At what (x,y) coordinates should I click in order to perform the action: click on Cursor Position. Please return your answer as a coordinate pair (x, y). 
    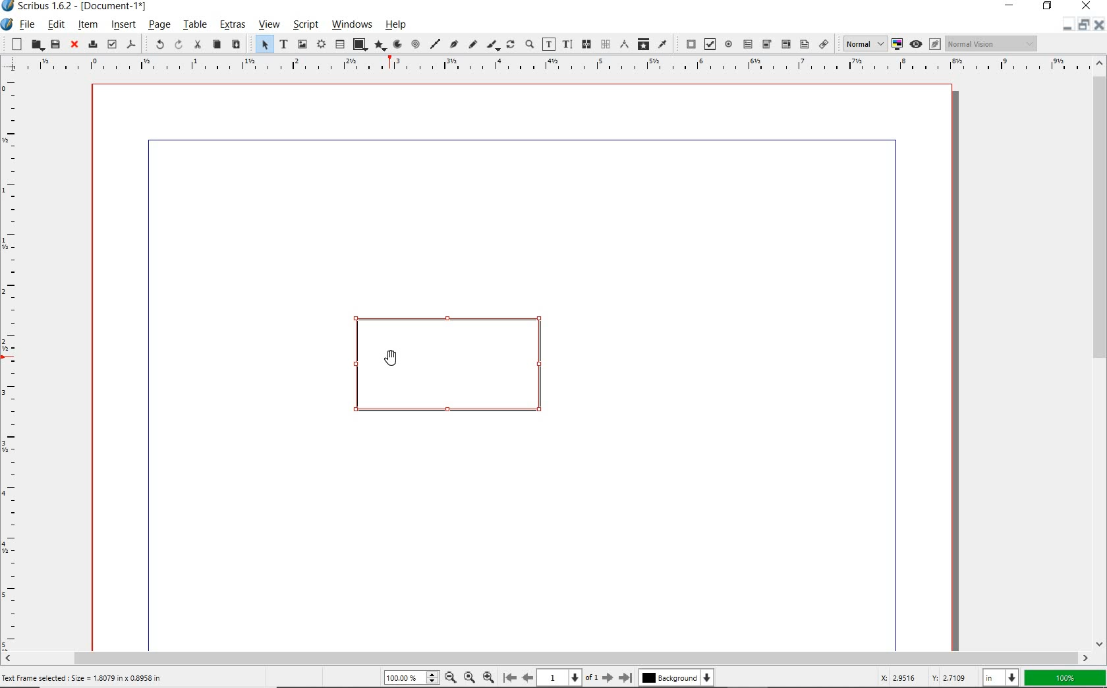
    Looking at the image, I should click on (390, 358).